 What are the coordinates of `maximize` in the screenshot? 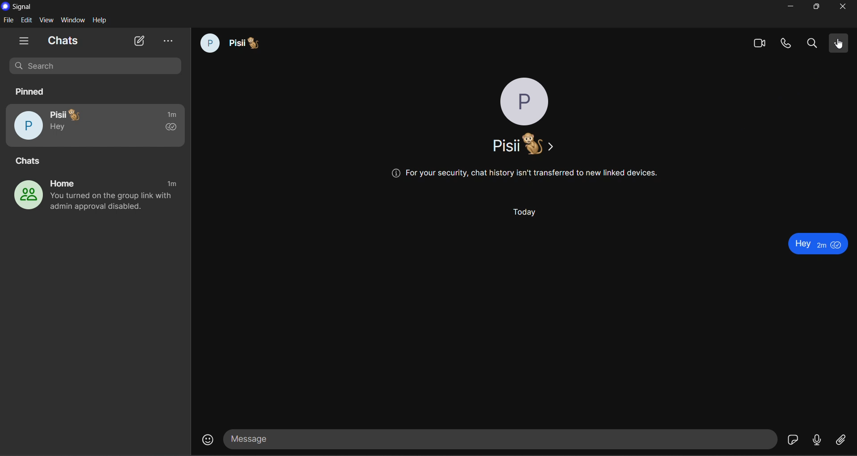 It's located at (816, 7).